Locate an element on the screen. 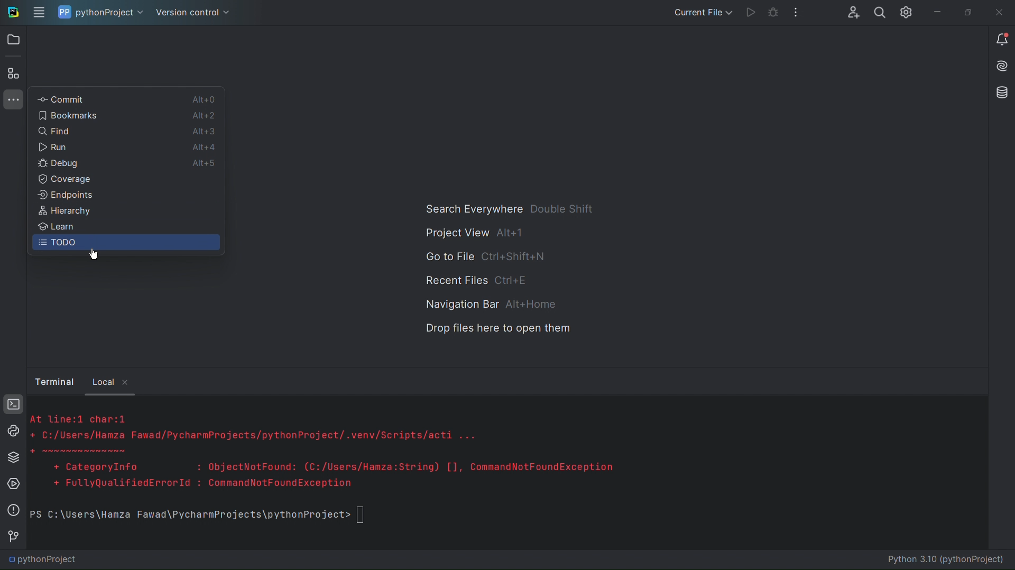  Services is located at coordinates (13, 485).